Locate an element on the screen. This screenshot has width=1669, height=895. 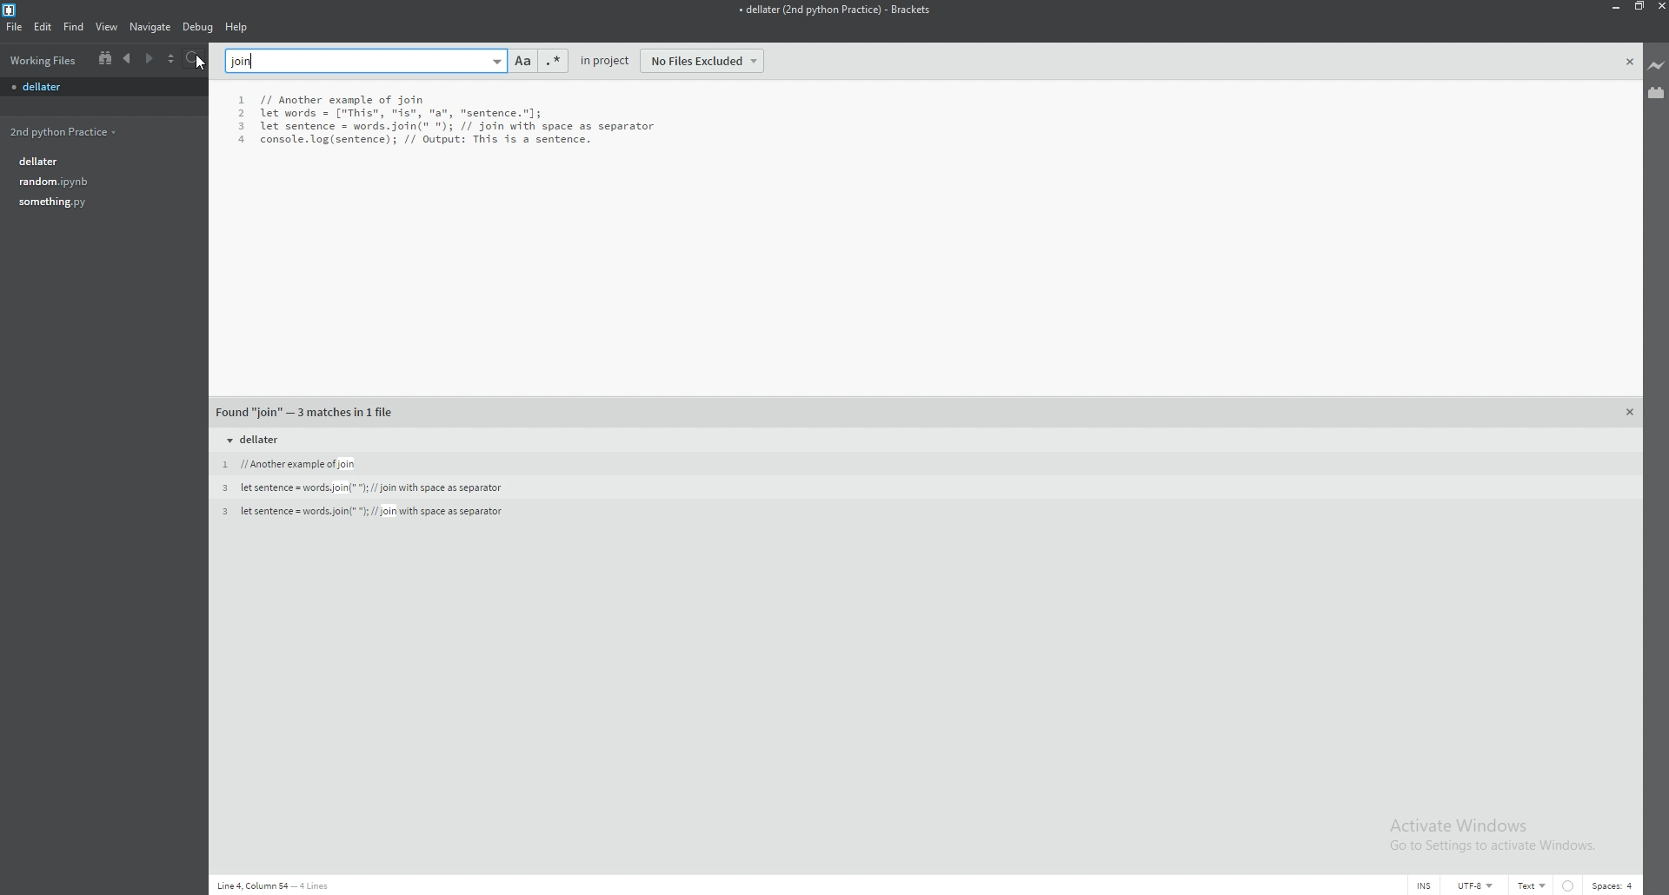
find is located at coordinates (73, 27).